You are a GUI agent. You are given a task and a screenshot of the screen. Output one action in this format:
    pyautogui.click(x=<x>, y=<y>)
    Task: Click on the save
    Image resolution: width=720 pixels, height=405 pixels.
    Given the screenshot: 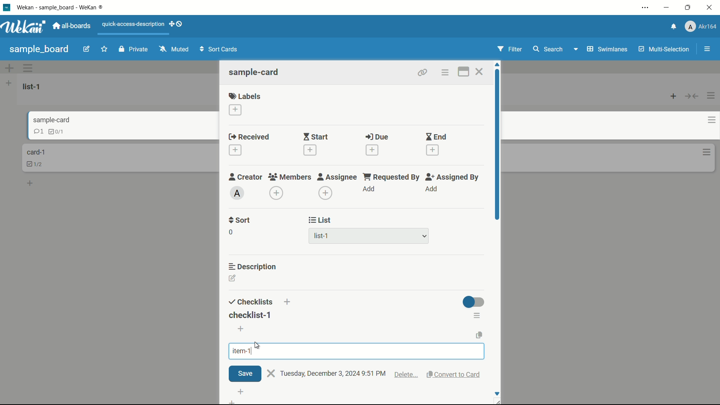 What is the action you would take?
    pyautogui.click(x=244, y=373)
    